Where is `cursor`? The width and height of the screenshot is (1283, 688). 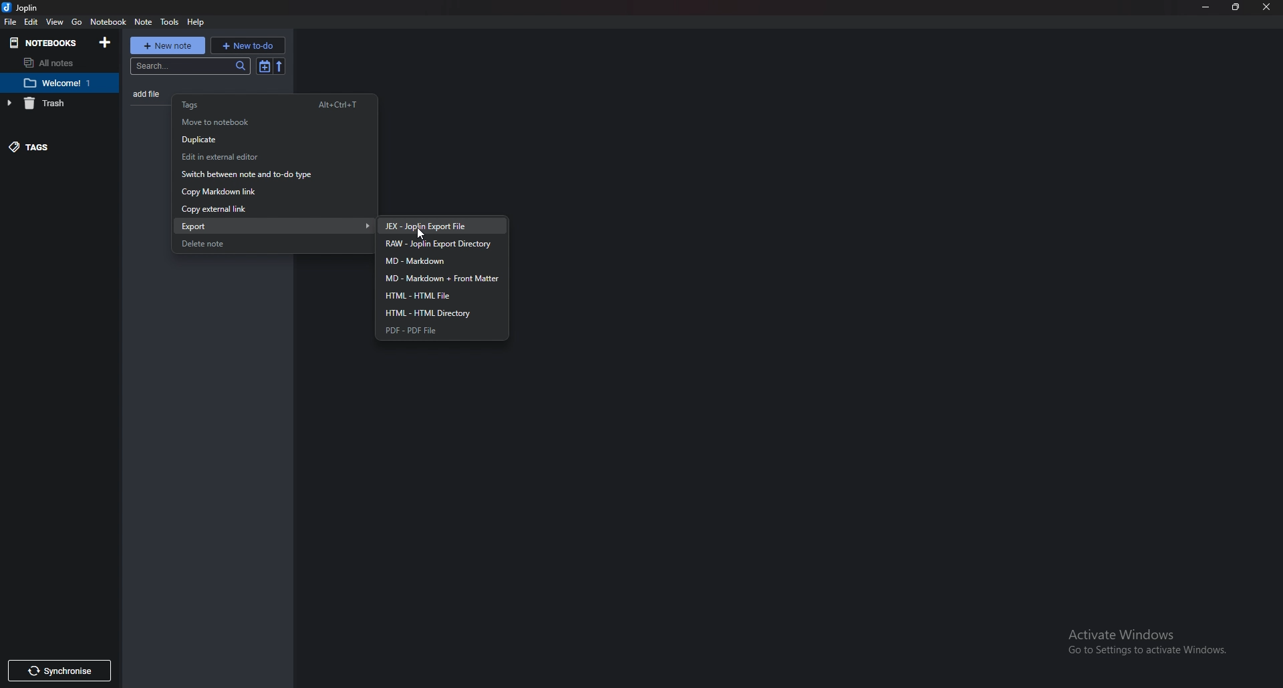 cursor is located at coordinates (425, 231).